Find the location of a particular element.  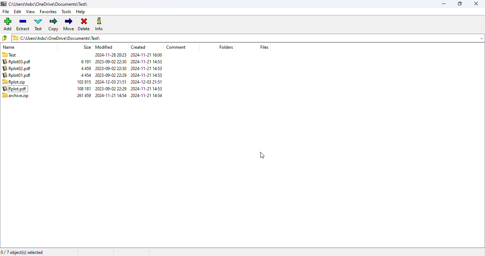

comment is located at coordinates (175, 47).